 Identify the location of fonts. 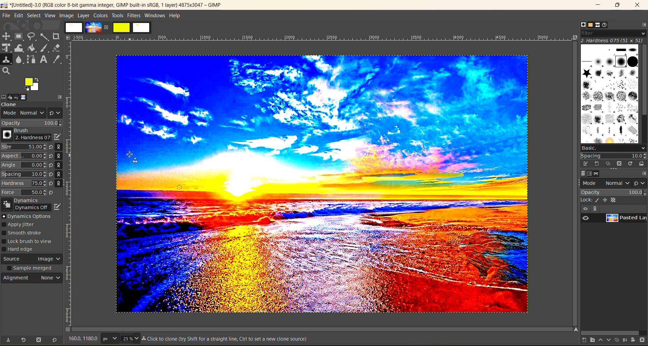
(599, 25).